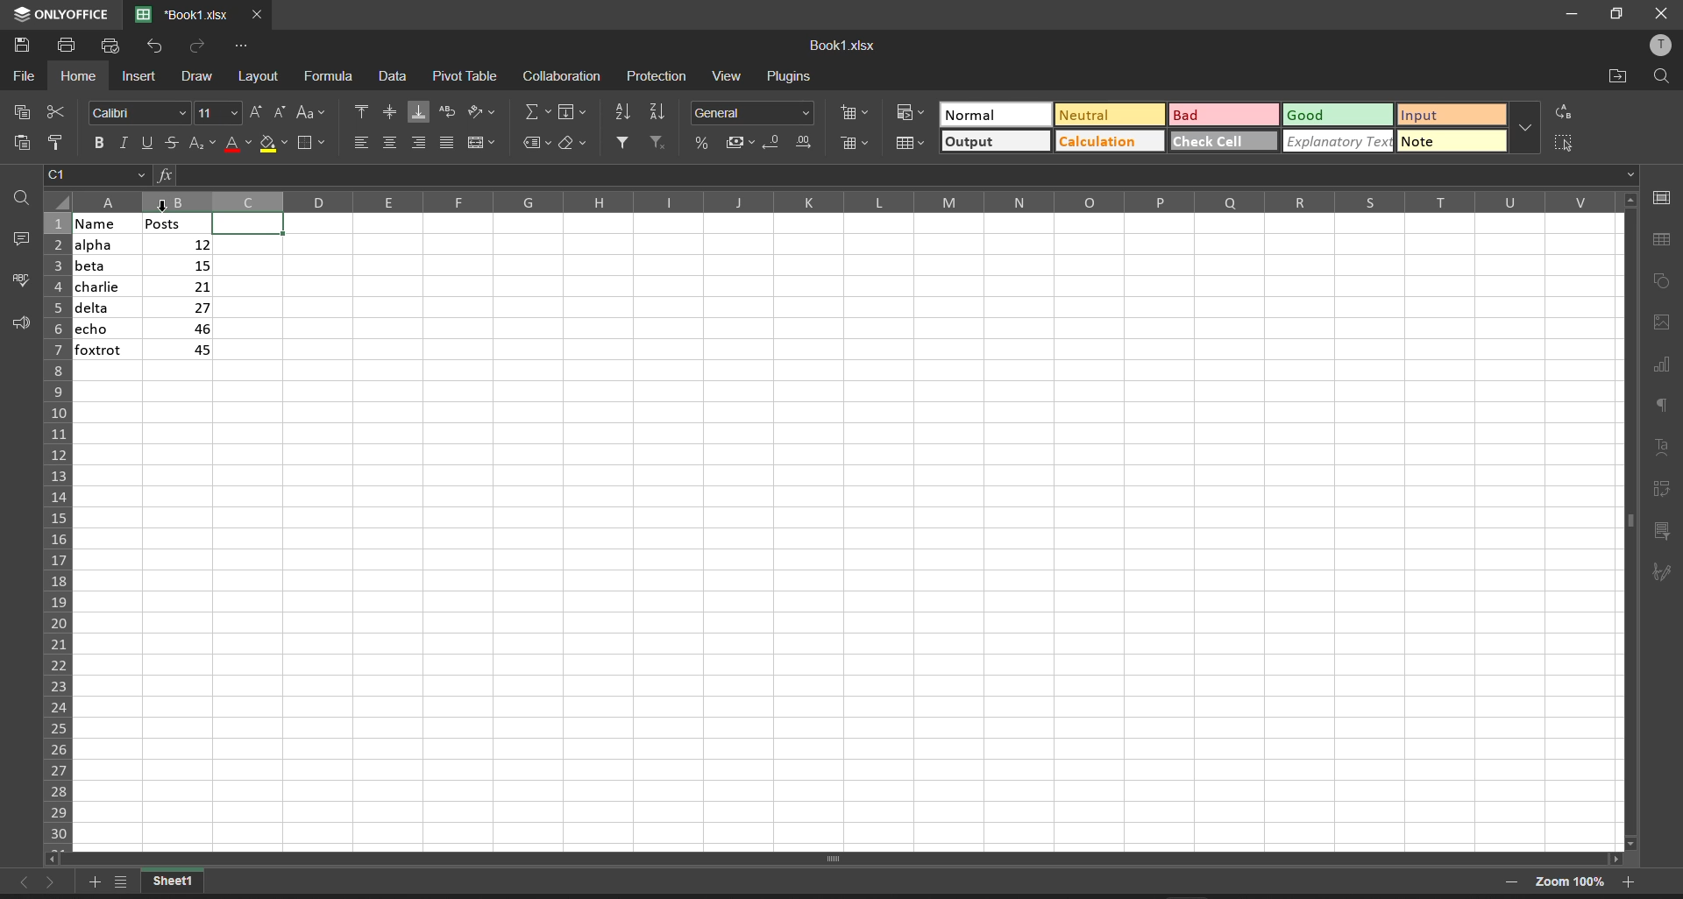 The image size is (1683, 899). Describe the element at coordinates (618, 142) in the screenshot. I see `filter` at that location.